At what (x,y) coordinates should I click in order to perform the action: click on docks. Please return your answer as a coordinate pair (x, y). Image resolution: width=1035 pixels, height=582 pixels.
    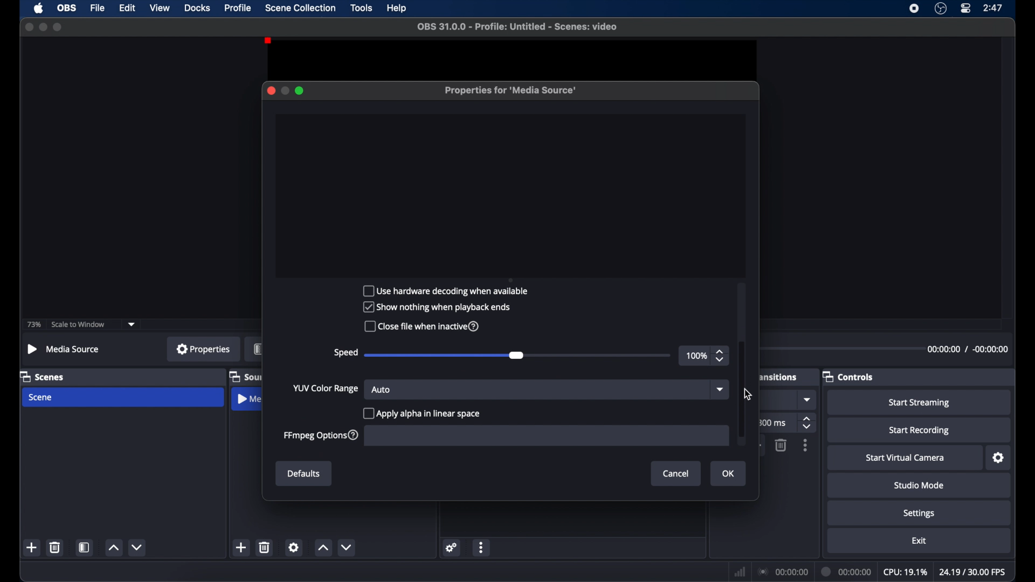
    Looking at the image, I should click on (197, 8).